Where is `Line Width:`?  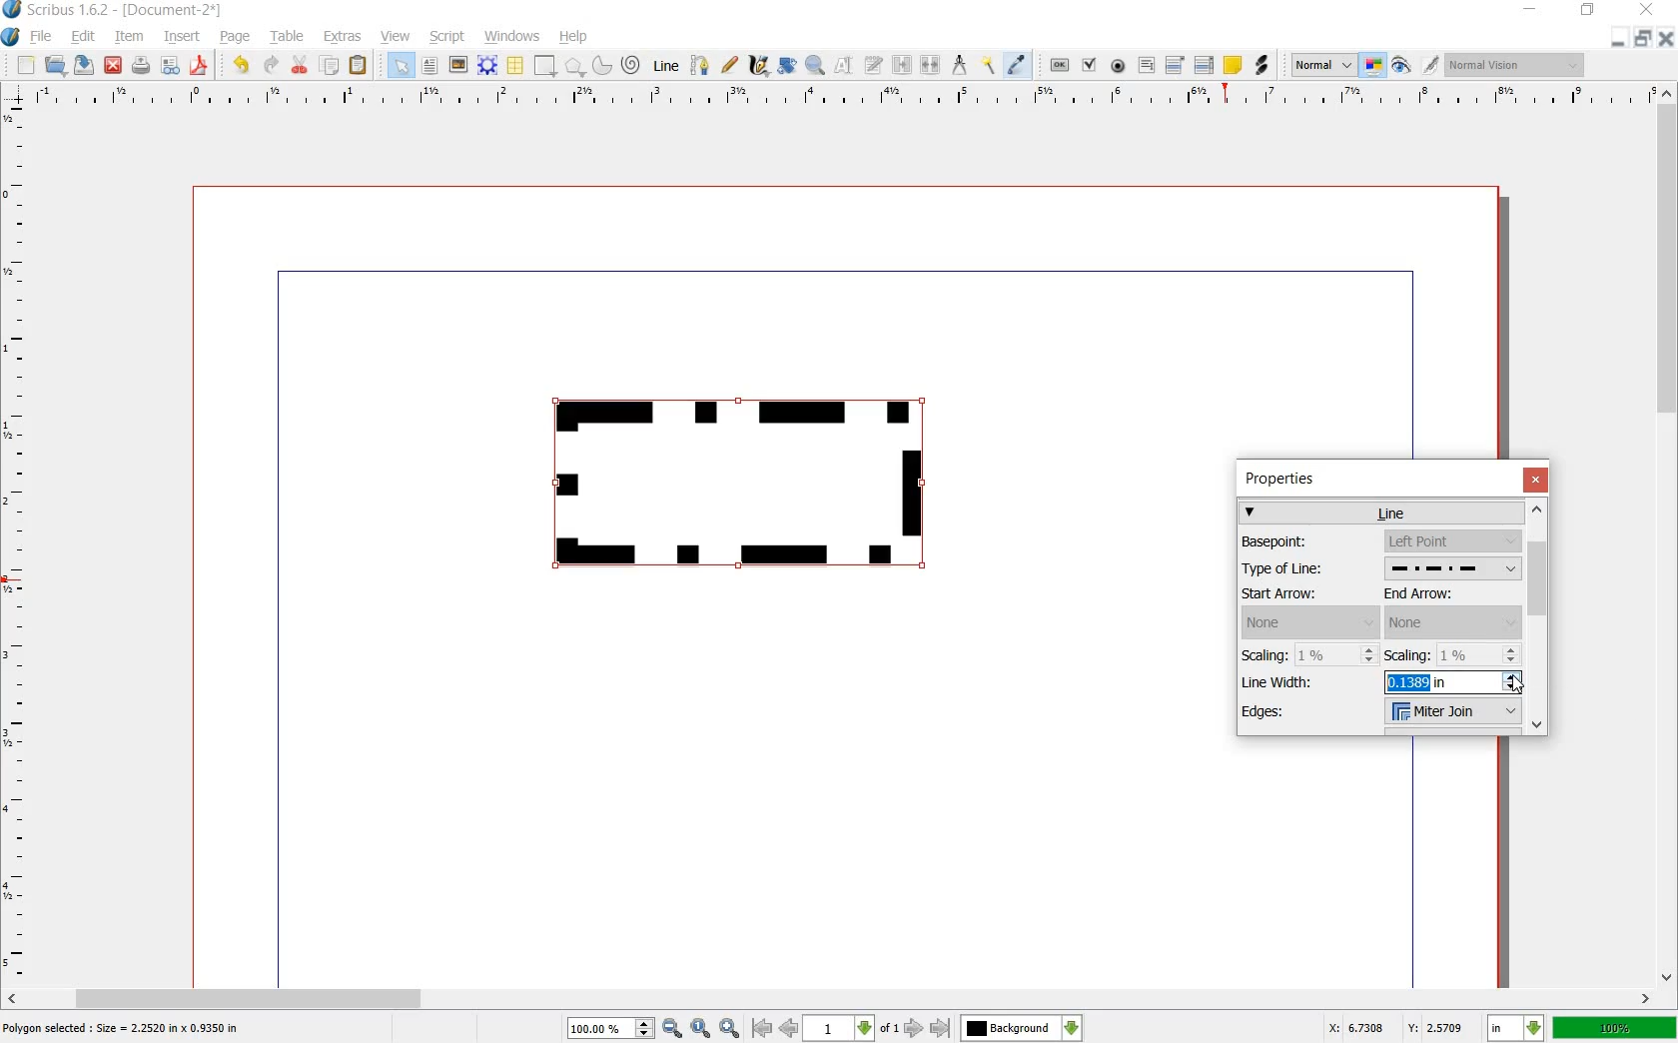 Line Width: is located at coordinates (1285, 681).